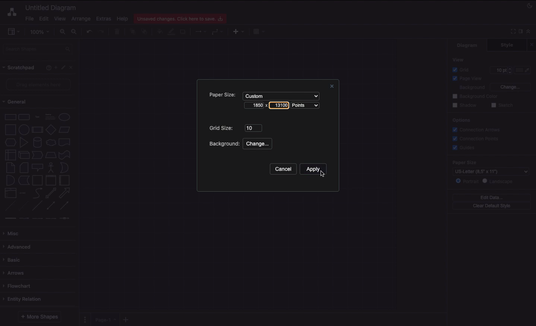 Image resolution: width=536 pixels, height=326 pixels. Describe the element at coordinates (24, 167) in the screenshot. I see `Card` at that location.